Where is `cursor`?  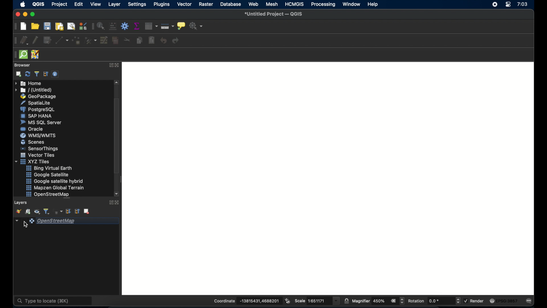
cursor is located at coordinates (26, 224).